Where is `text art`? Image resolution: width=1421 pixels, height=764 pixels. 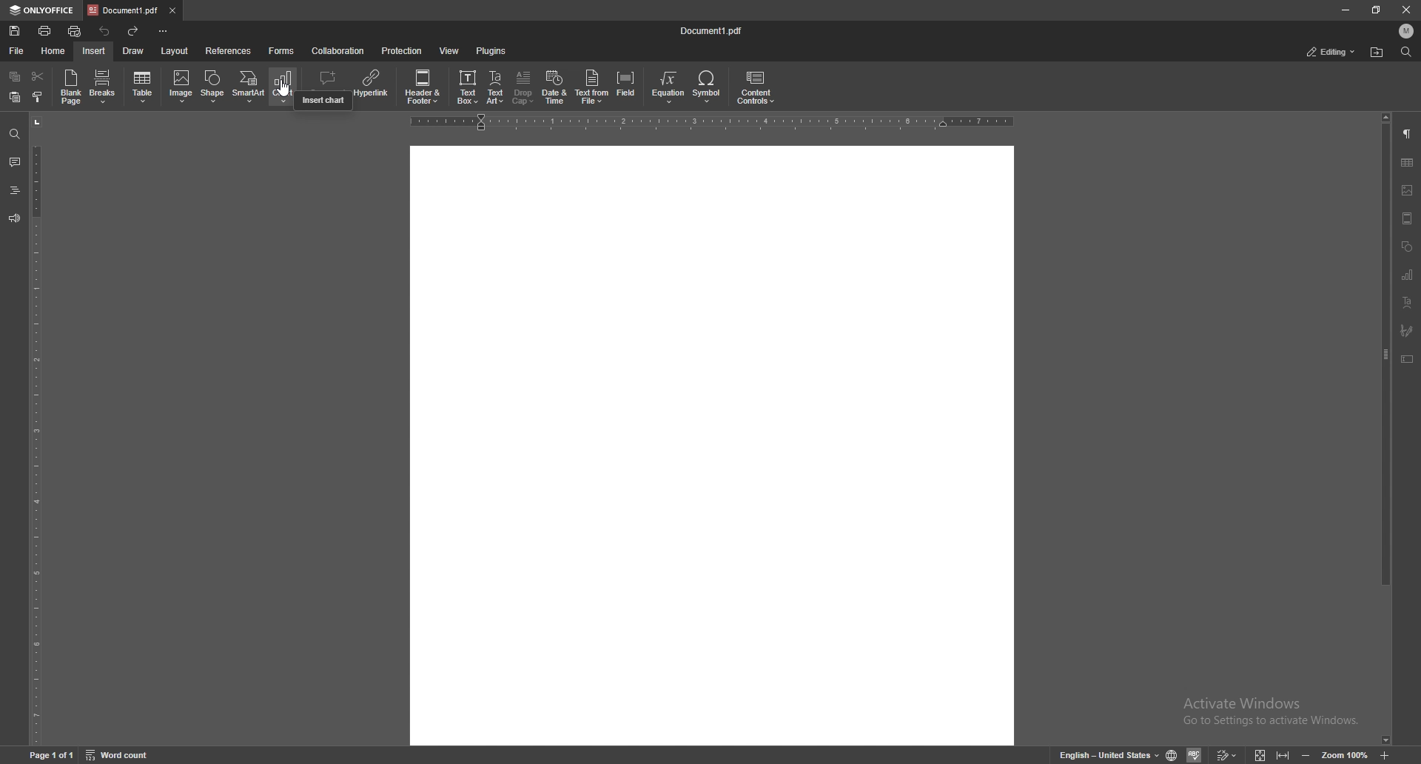 text art is located at coordinates (495, 87).